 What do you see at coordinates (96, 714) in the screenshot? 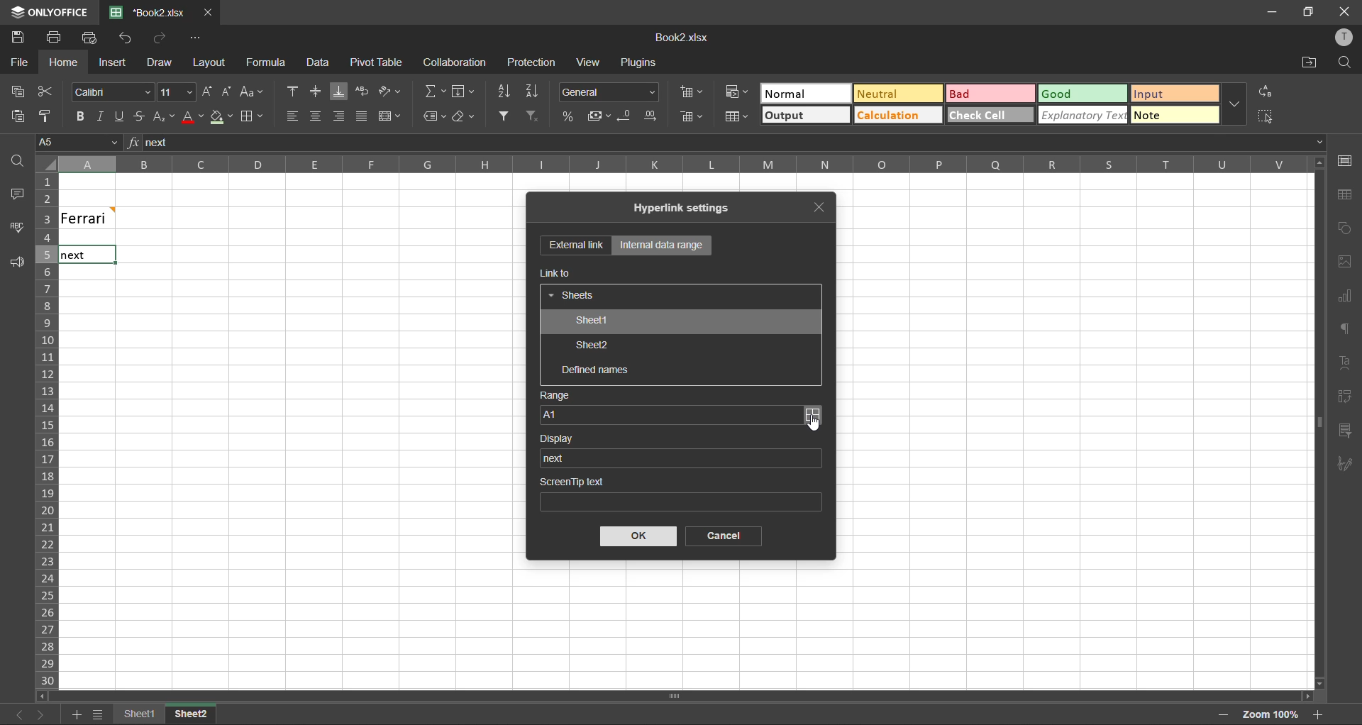
I see `sheet list` at bounding box center [96, 714].